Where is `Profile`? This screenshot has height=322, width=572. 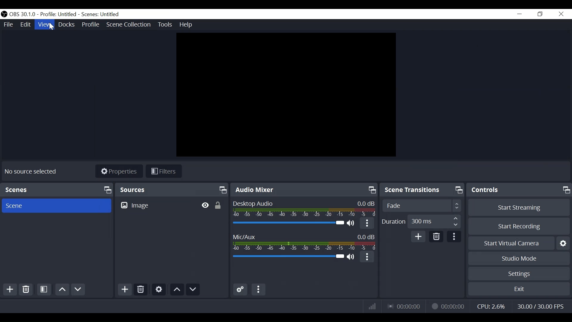
Profile is located at coordinates (91, 25).